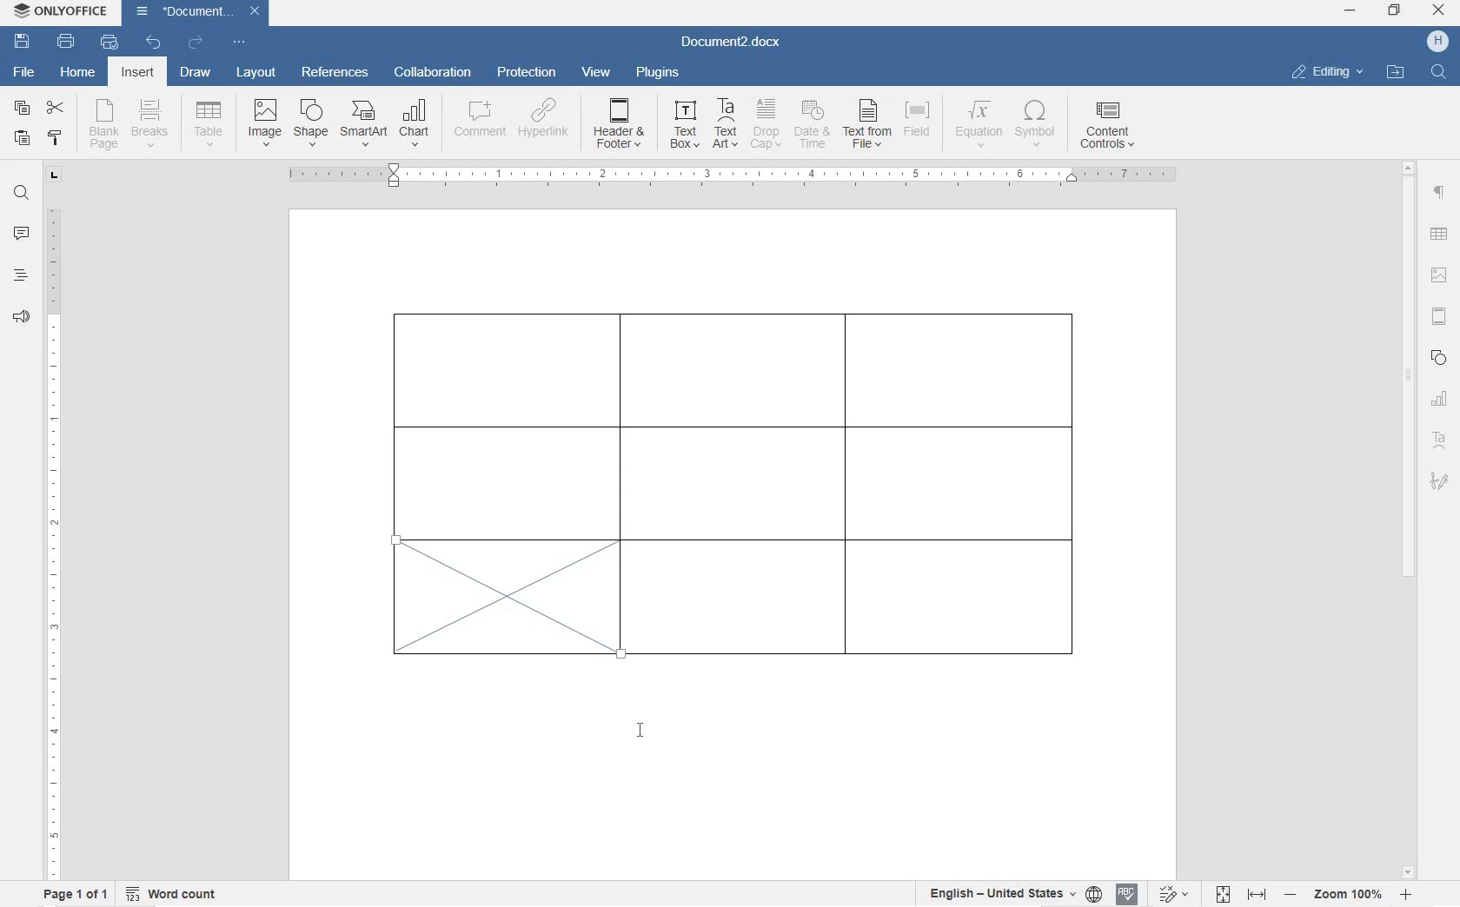 This screenshot has width=1460, height=907. What do you see at coordinates (640, 730) in the screenshot?
I see `cursor` at bounding box center [640, 730].